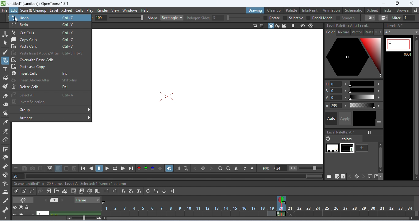  Describe the element at coordinates (49, 109) in the screenshot. I see `group` at that location.